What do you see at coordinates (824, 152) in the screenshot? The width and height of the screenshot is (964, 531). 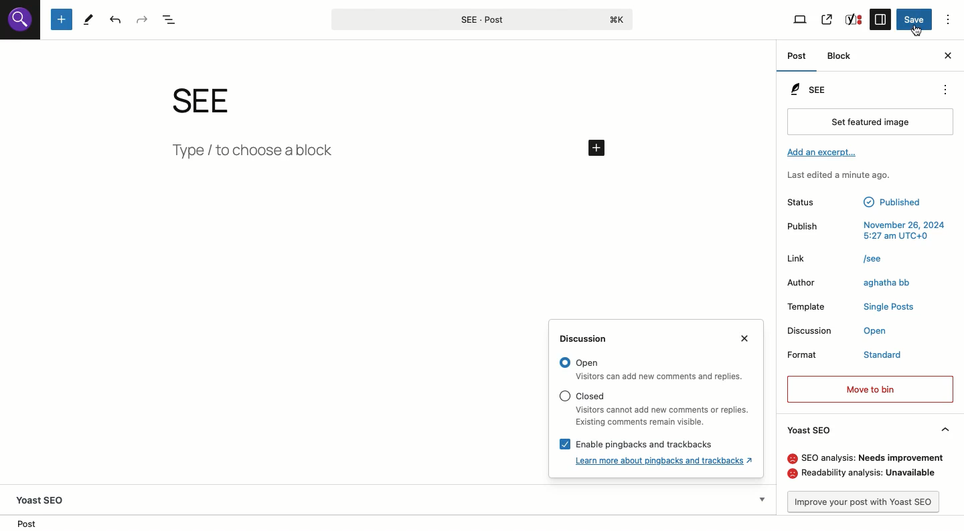 I see `Add an excerpt` at bounding box center [824, 152].